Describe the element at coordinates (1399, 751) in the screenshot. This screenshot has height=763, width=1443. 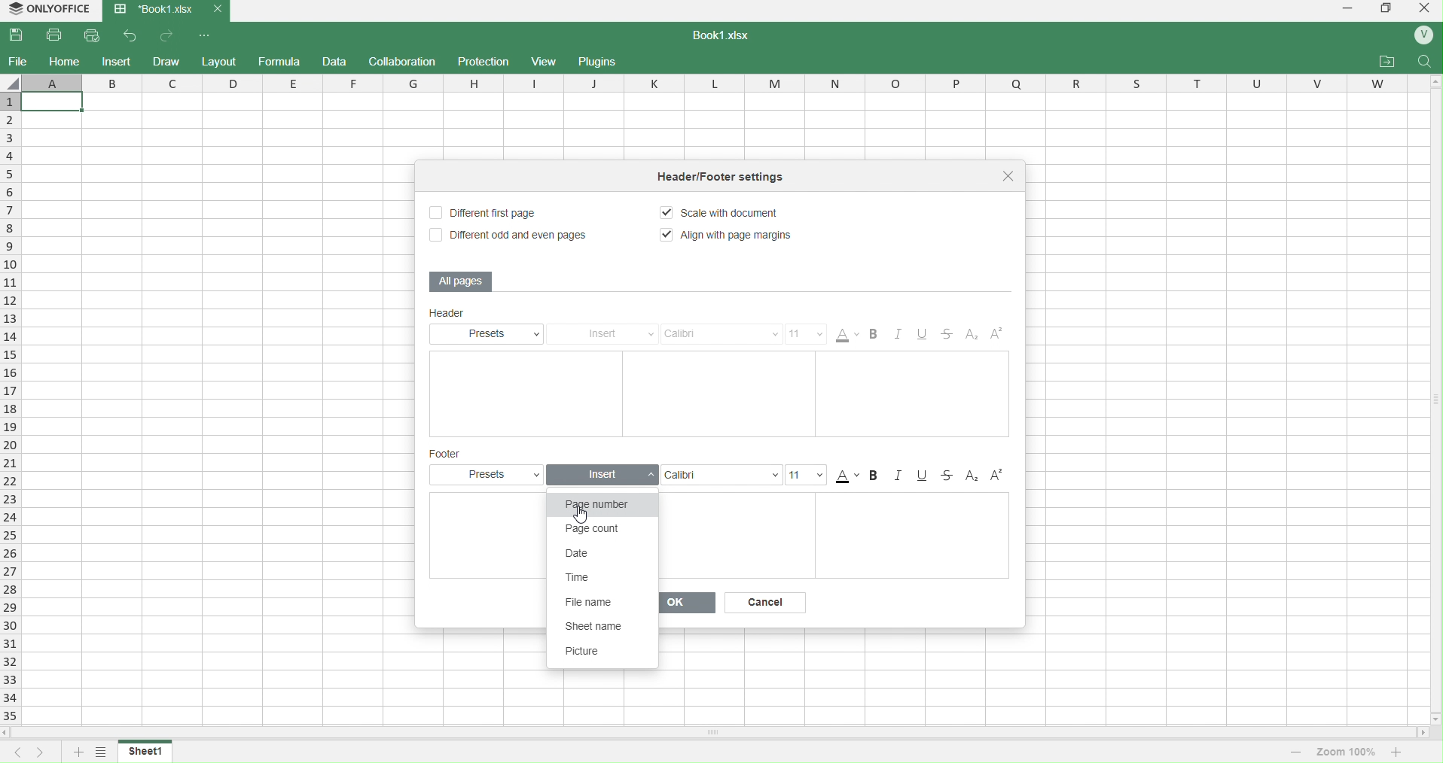
I see `increase zoom ` at that location.